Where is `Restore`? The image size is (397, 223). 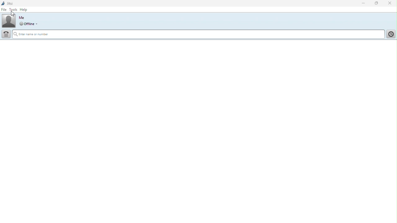 Restore is located at coordinates (377, 4).